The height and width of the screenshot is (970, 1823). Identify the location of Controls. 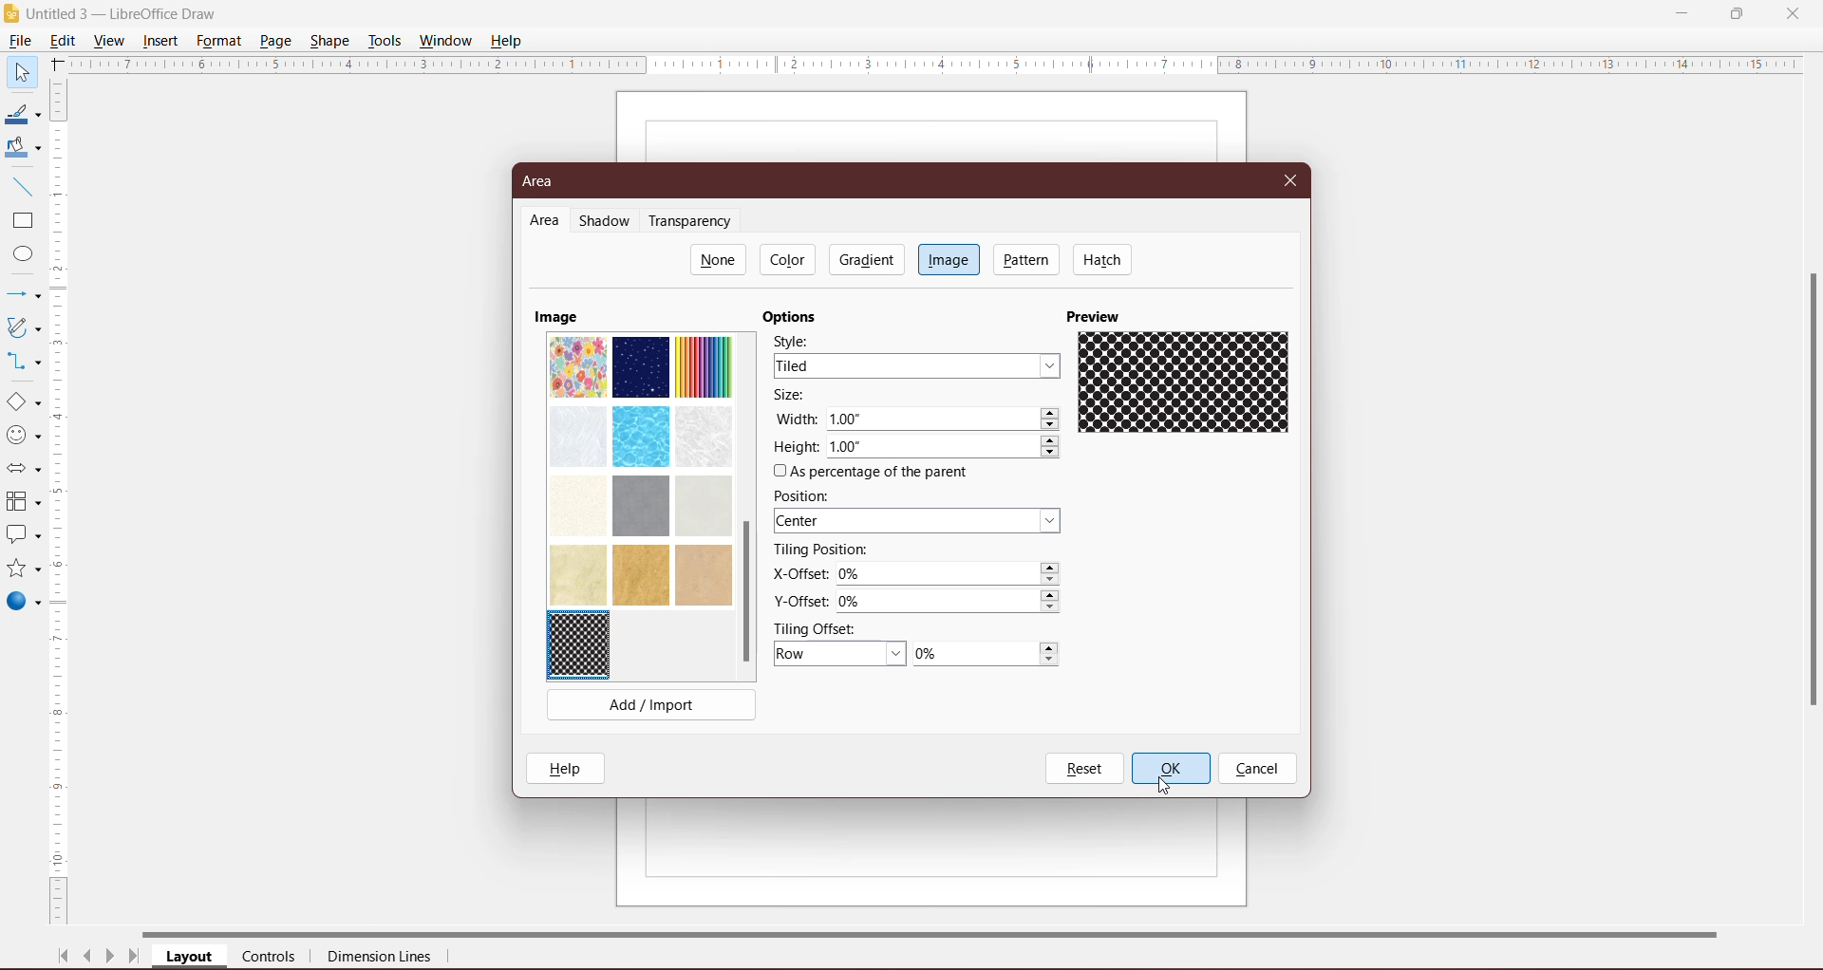
(274, 958).